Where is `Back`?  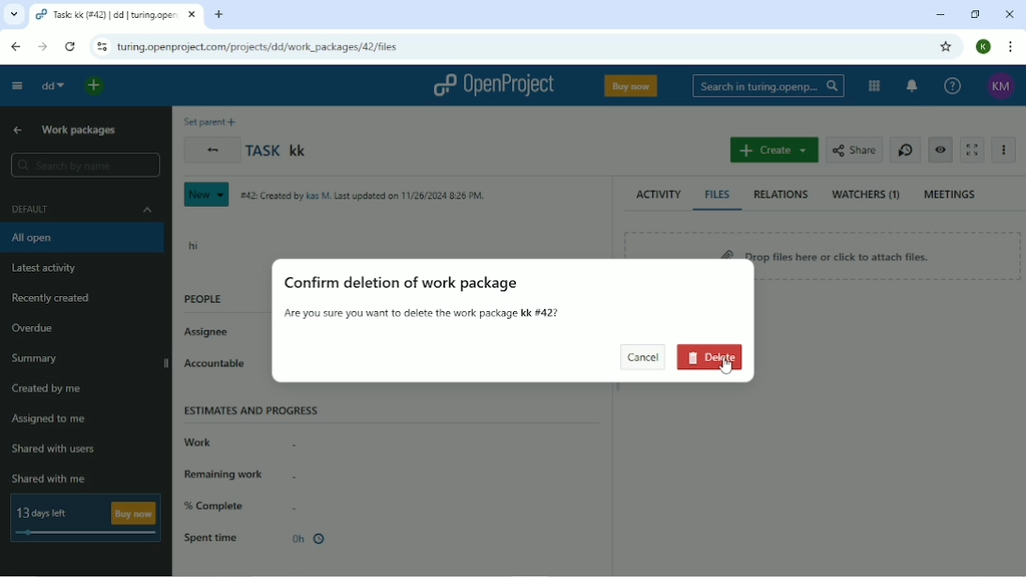 Back is located at coordinates (15, 46).